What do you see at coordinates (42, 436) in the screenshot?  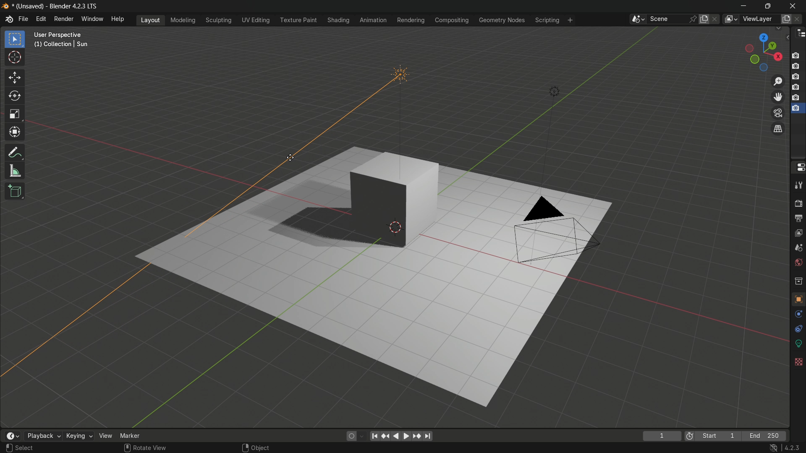 I see `playback` at bounding box center [42, 436].